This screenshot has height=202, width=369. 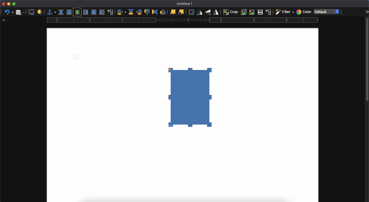 What do you see at coordinates (85, 13) in the screenshot?
I see `before` at bounding box center [85, 13].